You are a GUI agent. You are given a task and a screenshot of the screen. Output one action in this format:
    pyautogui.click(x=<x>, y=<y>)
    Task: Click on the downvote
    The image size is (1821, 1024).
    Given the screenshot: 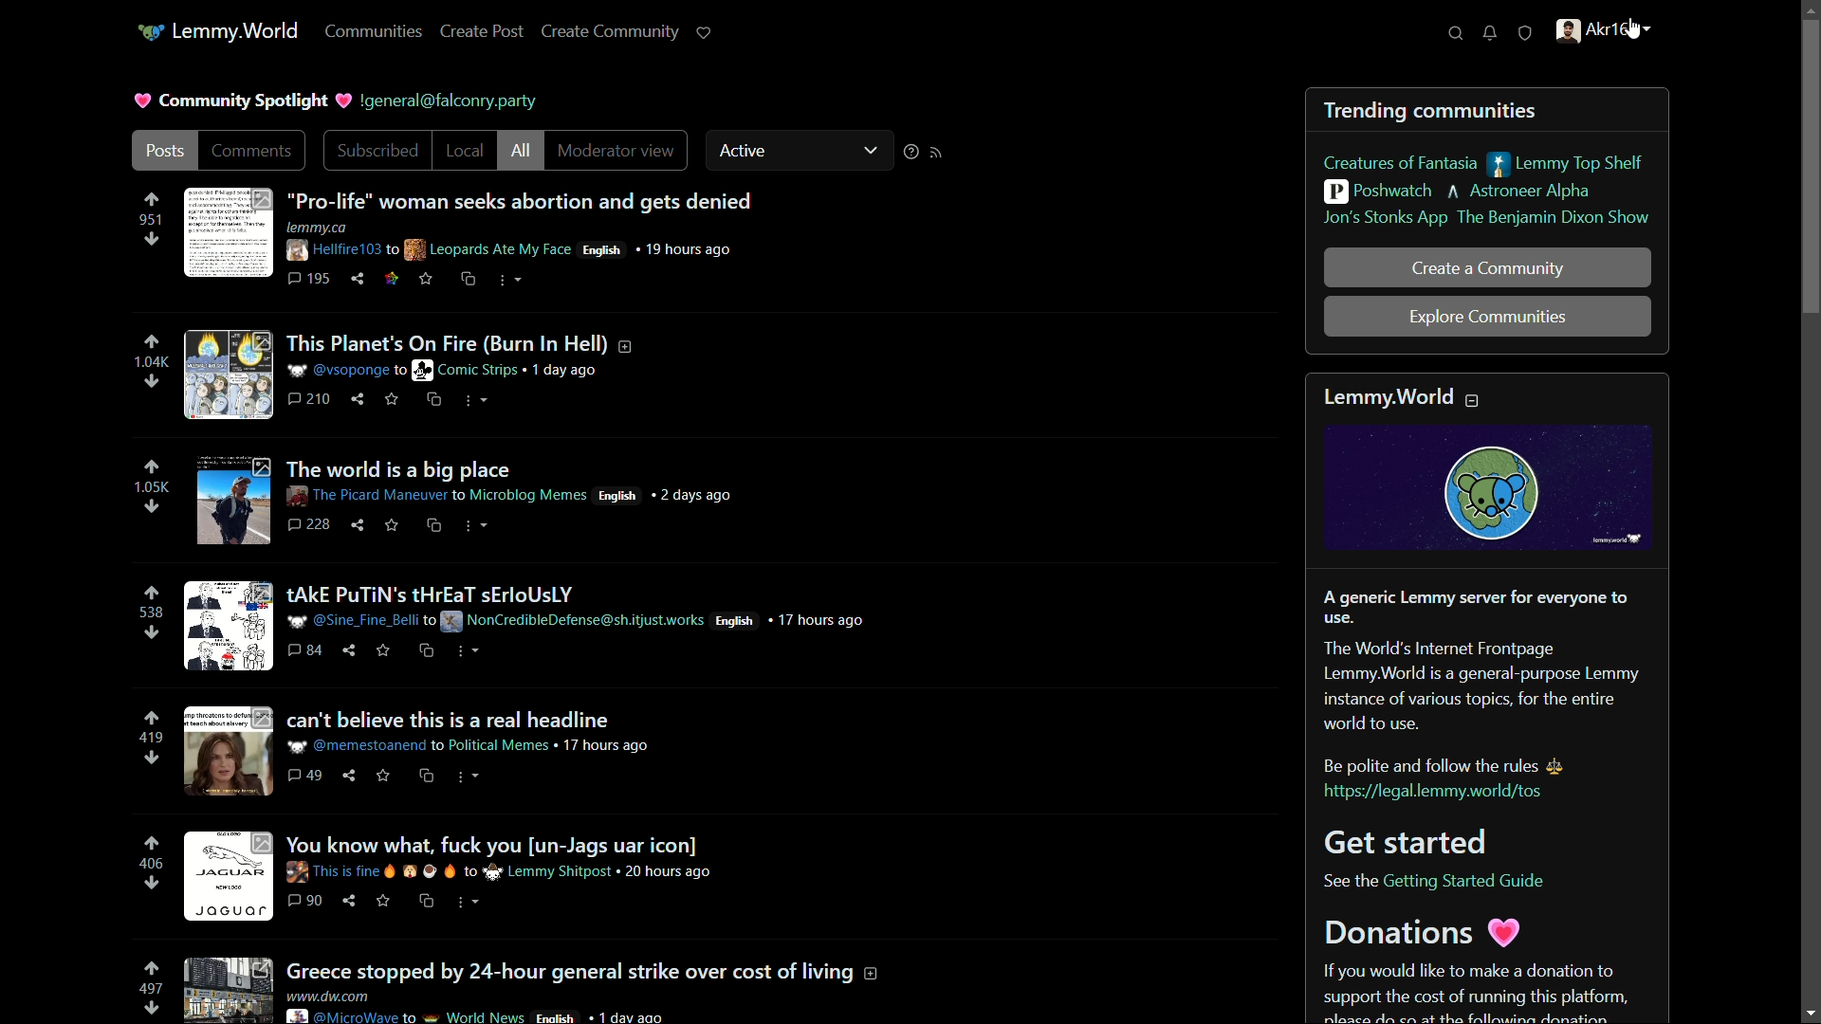 What is the action you would take?
    pyautogui.click(x=152, y=758)
    